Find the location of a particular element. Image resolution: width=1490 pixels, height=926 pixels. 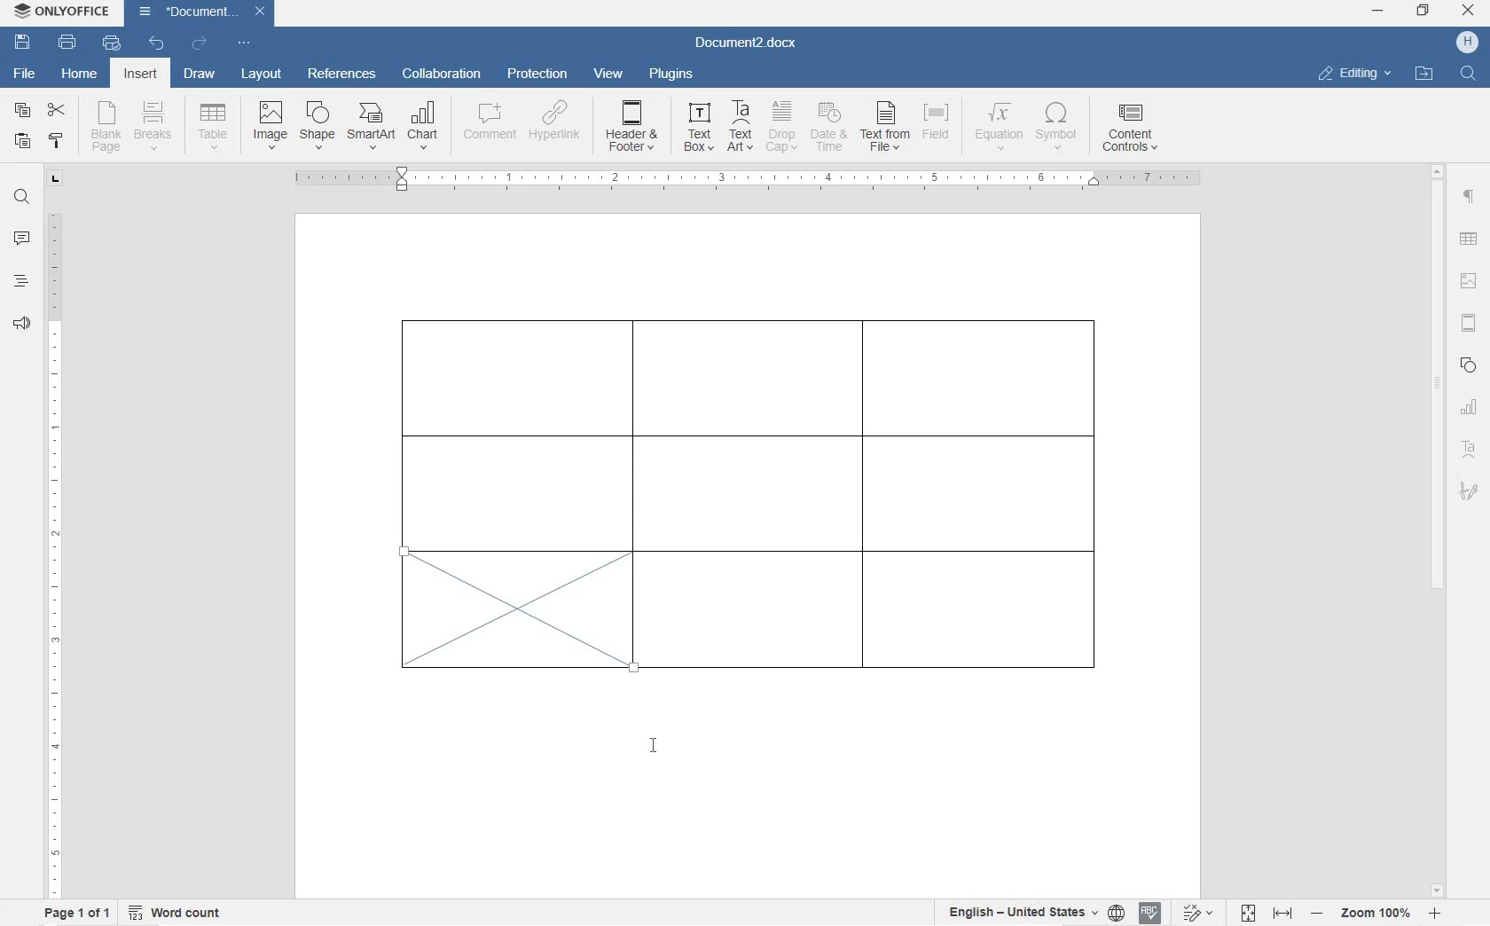

scrollbar is located at coordinates (1438, 530).